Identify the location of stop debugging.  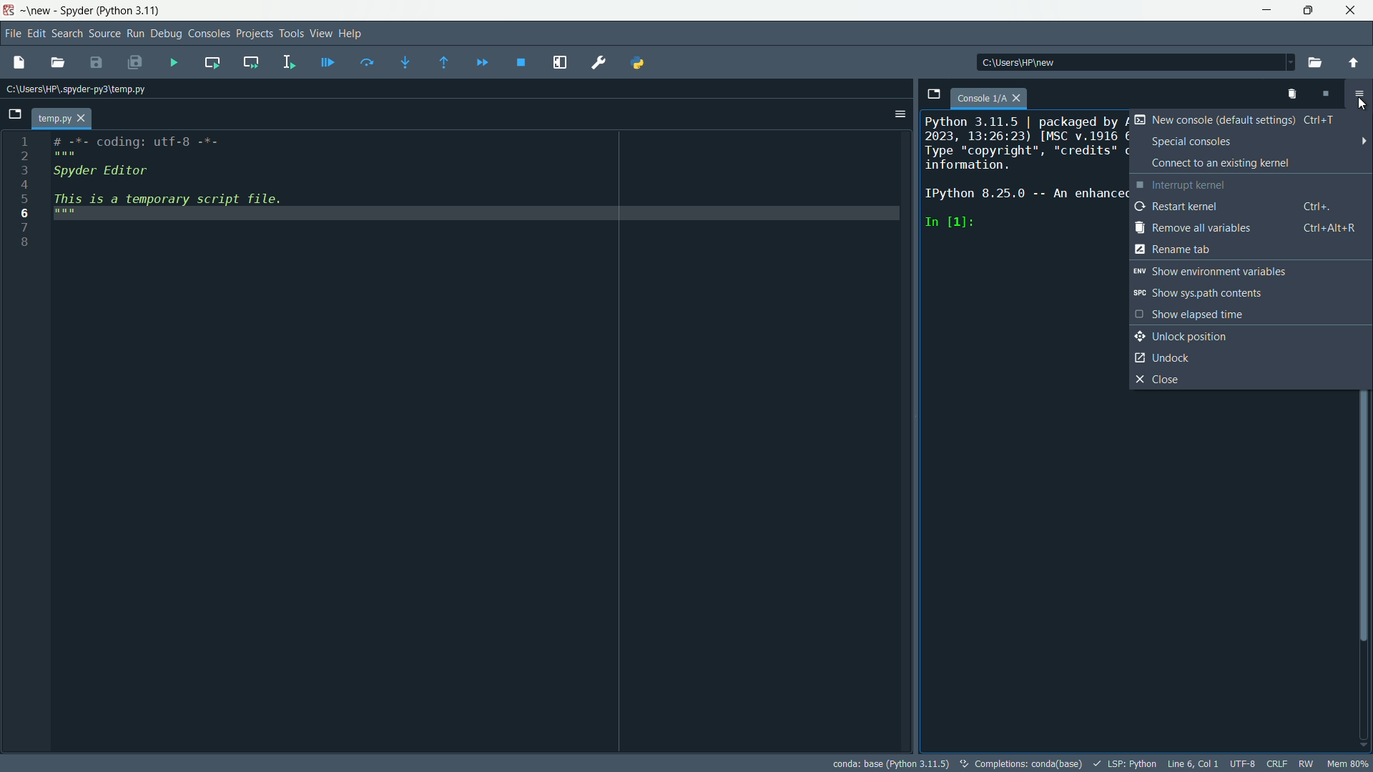
(519, 64).